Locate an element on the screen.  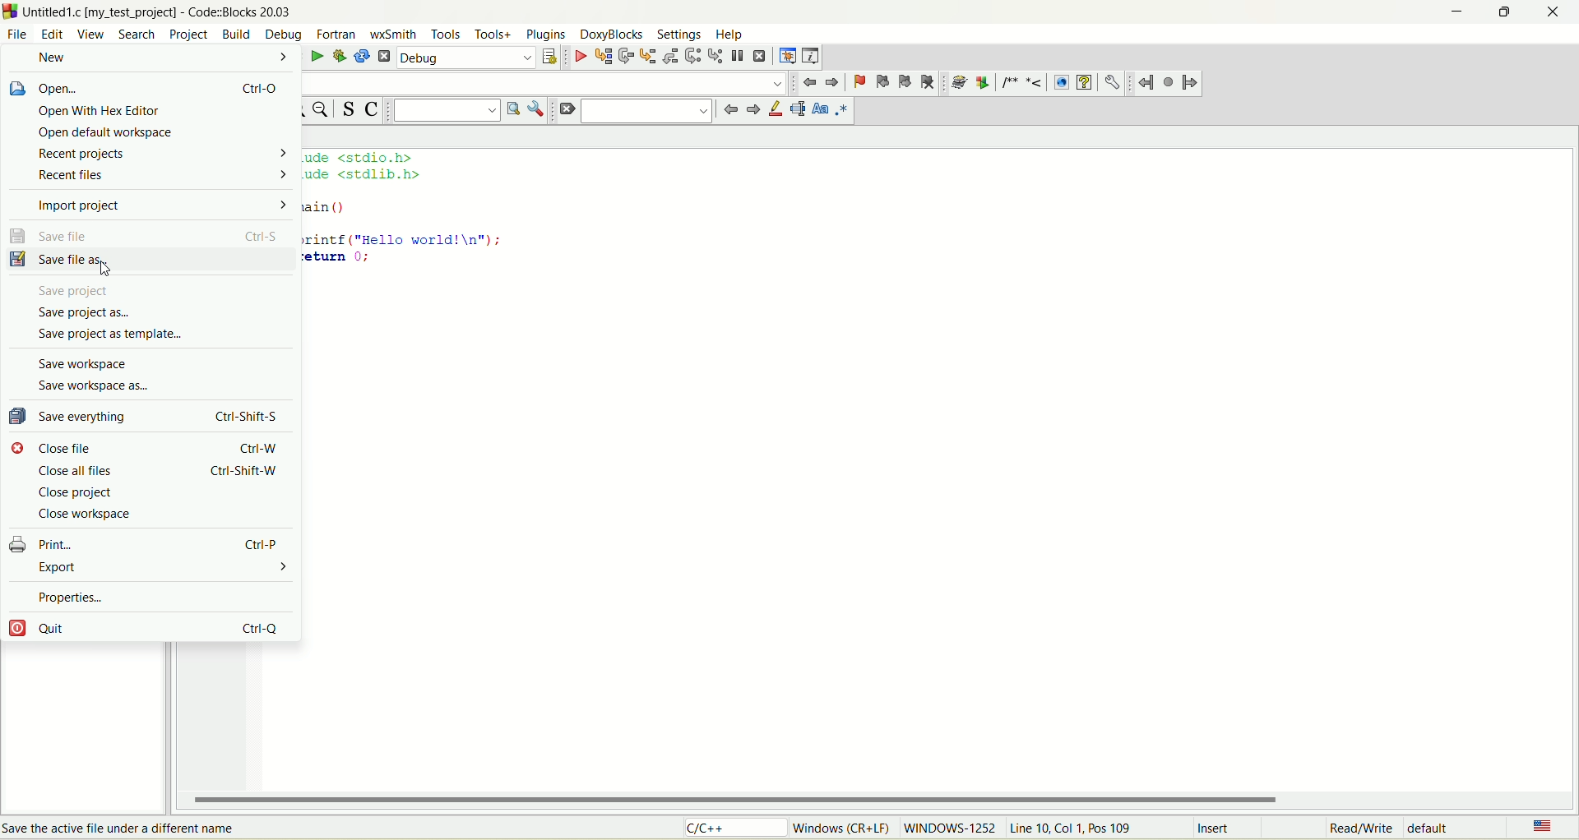
import project is located at coordinates (164, 205).